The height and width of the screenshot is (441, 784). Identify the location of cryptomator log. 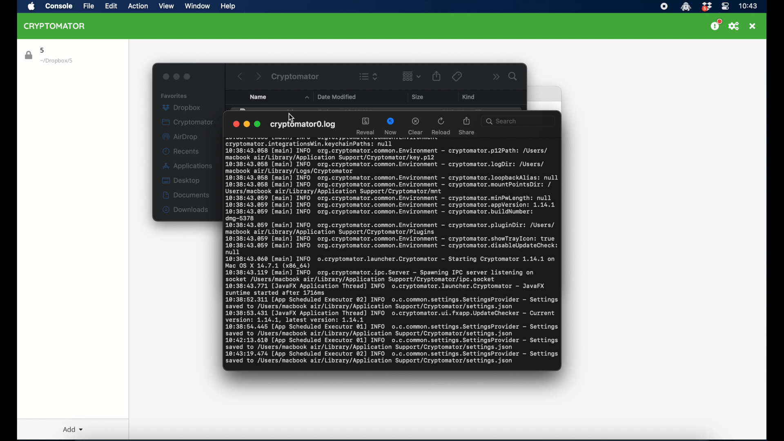
(303, 124).